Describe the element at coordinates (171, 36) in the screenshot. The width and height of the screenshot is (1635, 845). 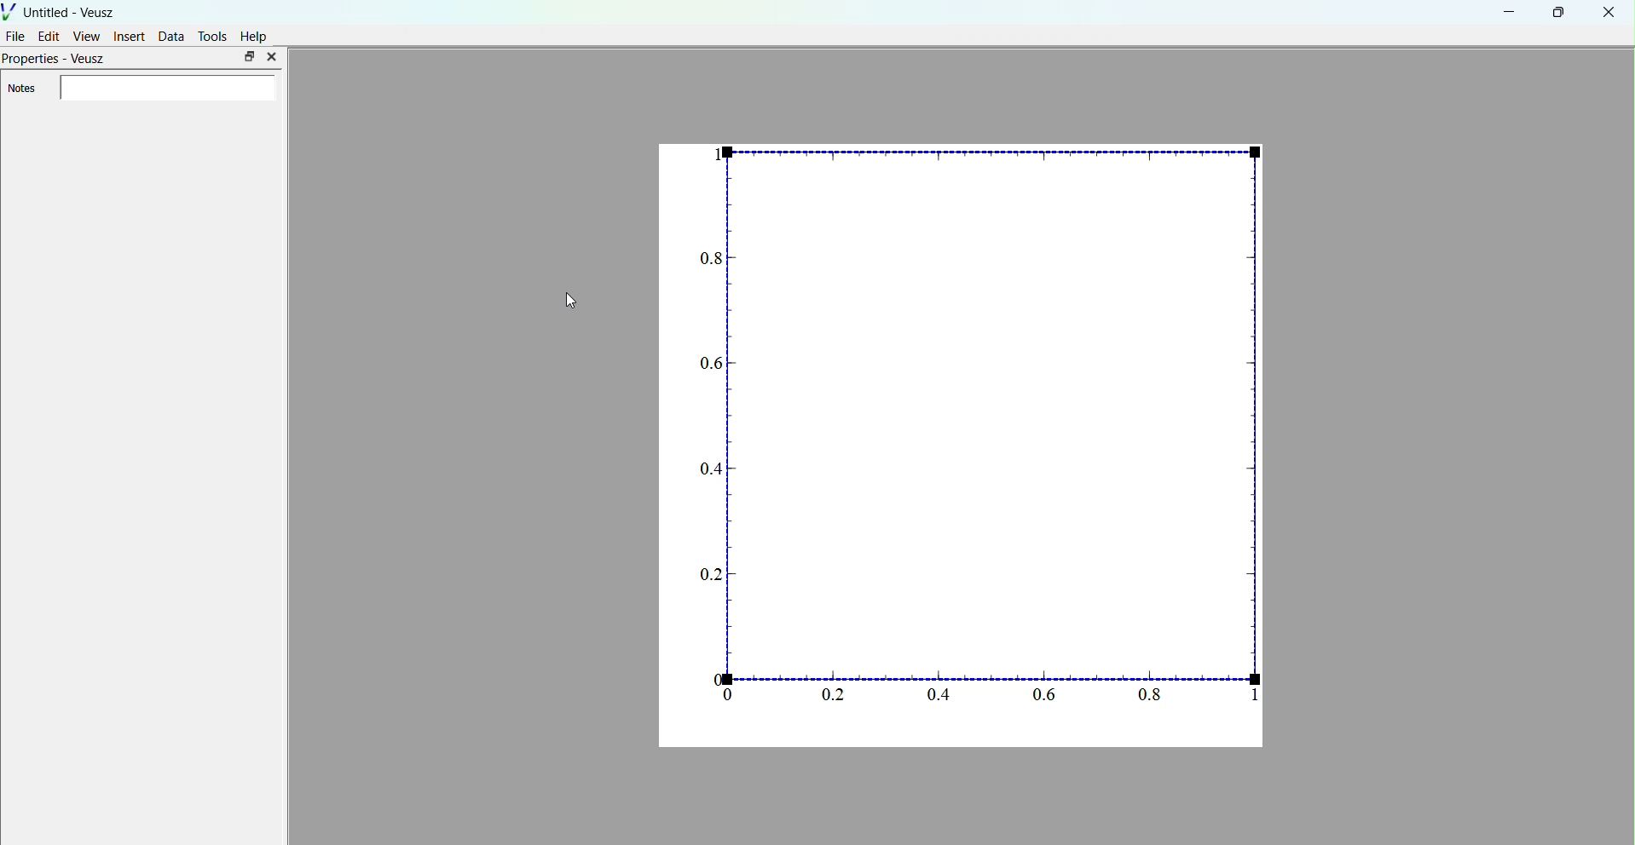
I see `Data` at that location.